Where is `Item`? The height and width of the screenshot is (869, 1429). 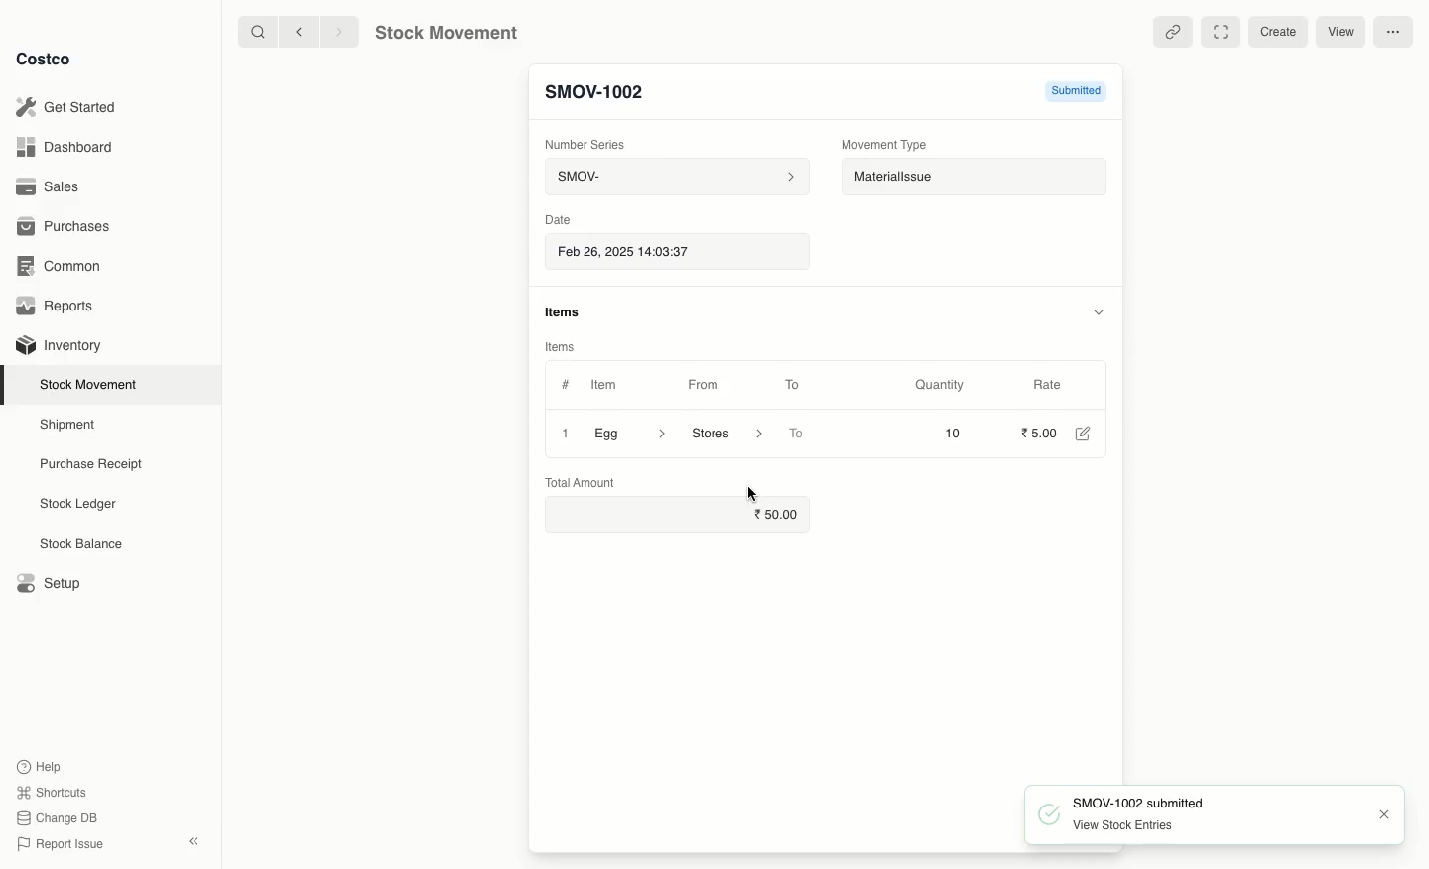
Item is located at coordinates (614, 384).